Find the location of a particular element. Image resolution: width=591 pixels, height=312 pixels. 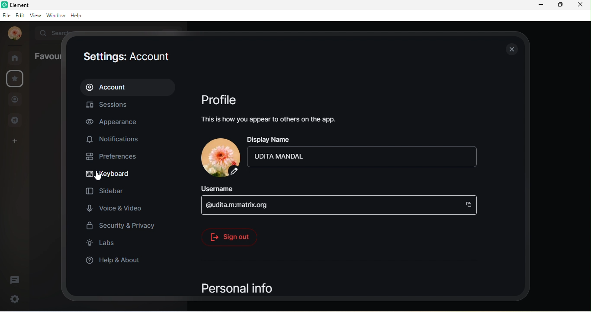

username is located at coordinates (223, 188).